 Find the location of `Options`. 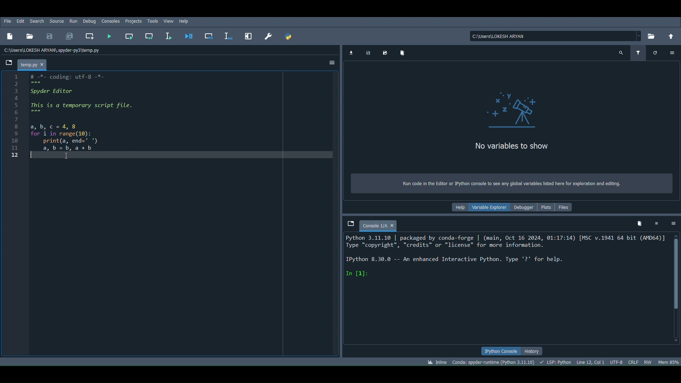

Options is located at coordinates (331, 62).